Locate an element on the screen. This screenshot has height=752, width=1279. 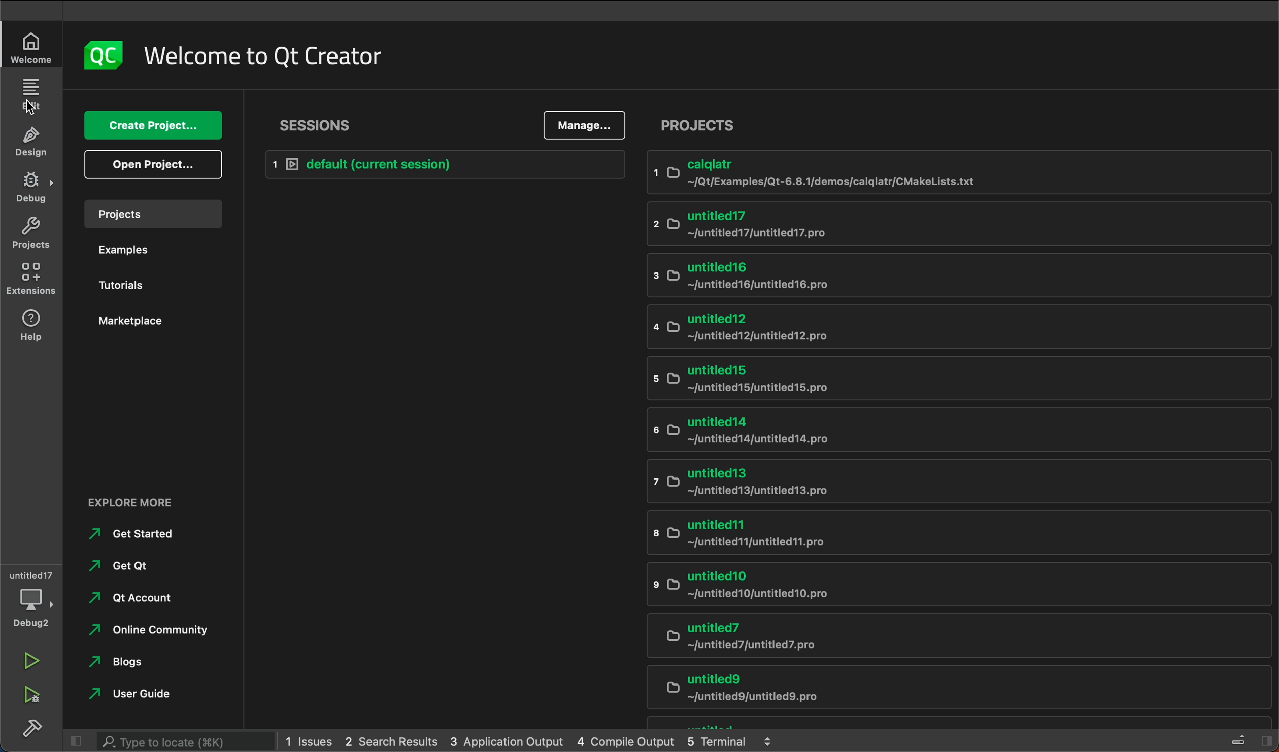
untitled15 is located at coordinates (928, 382).